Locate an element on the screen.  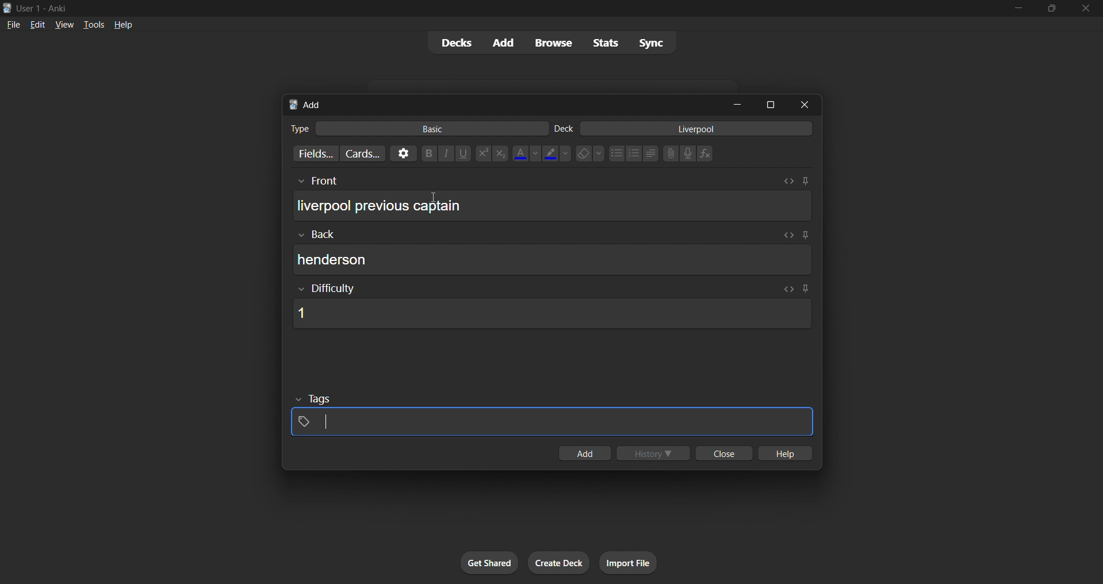
microphone is located at coordinates (688, 154).